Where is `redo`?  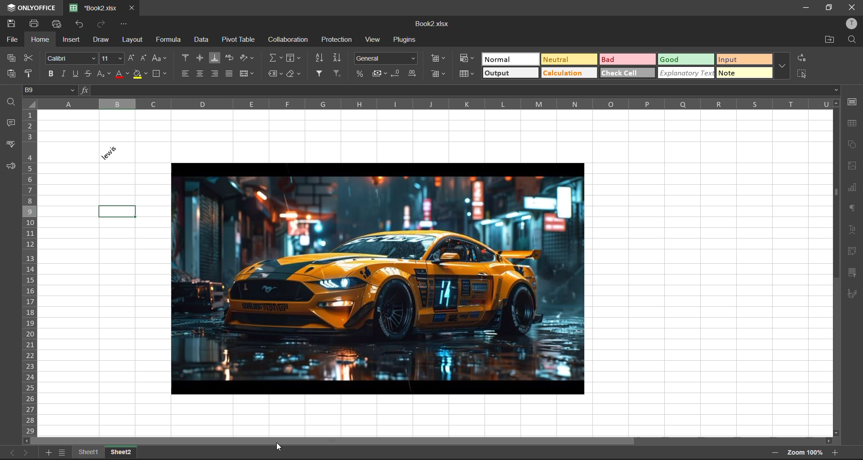
redo is located at coordinates (103, 26).